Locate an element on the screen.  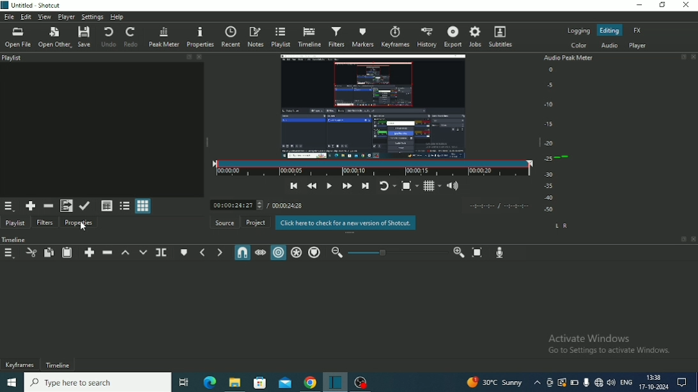
Mail is located at coordinates (284, 383).